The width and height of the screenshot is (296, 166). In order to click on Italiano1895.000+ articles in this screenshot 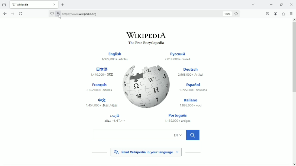, I will do `click(191, 102)`.